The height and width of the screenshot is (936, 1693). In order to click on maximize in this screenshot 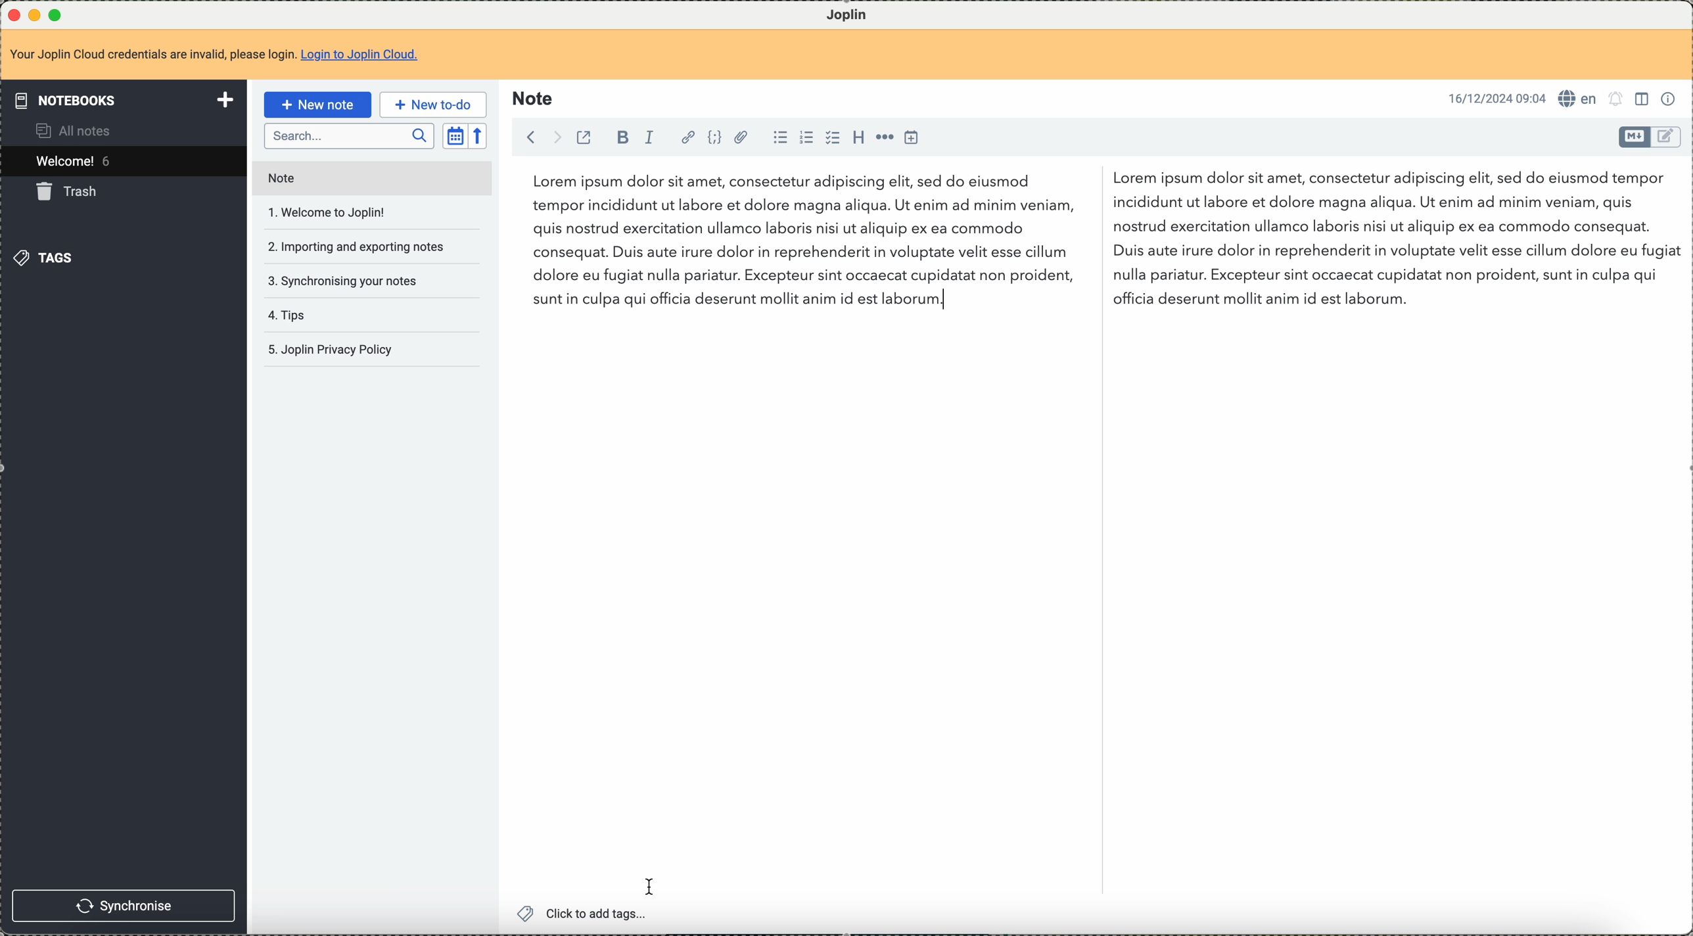, I will do `click(58, 13)`.